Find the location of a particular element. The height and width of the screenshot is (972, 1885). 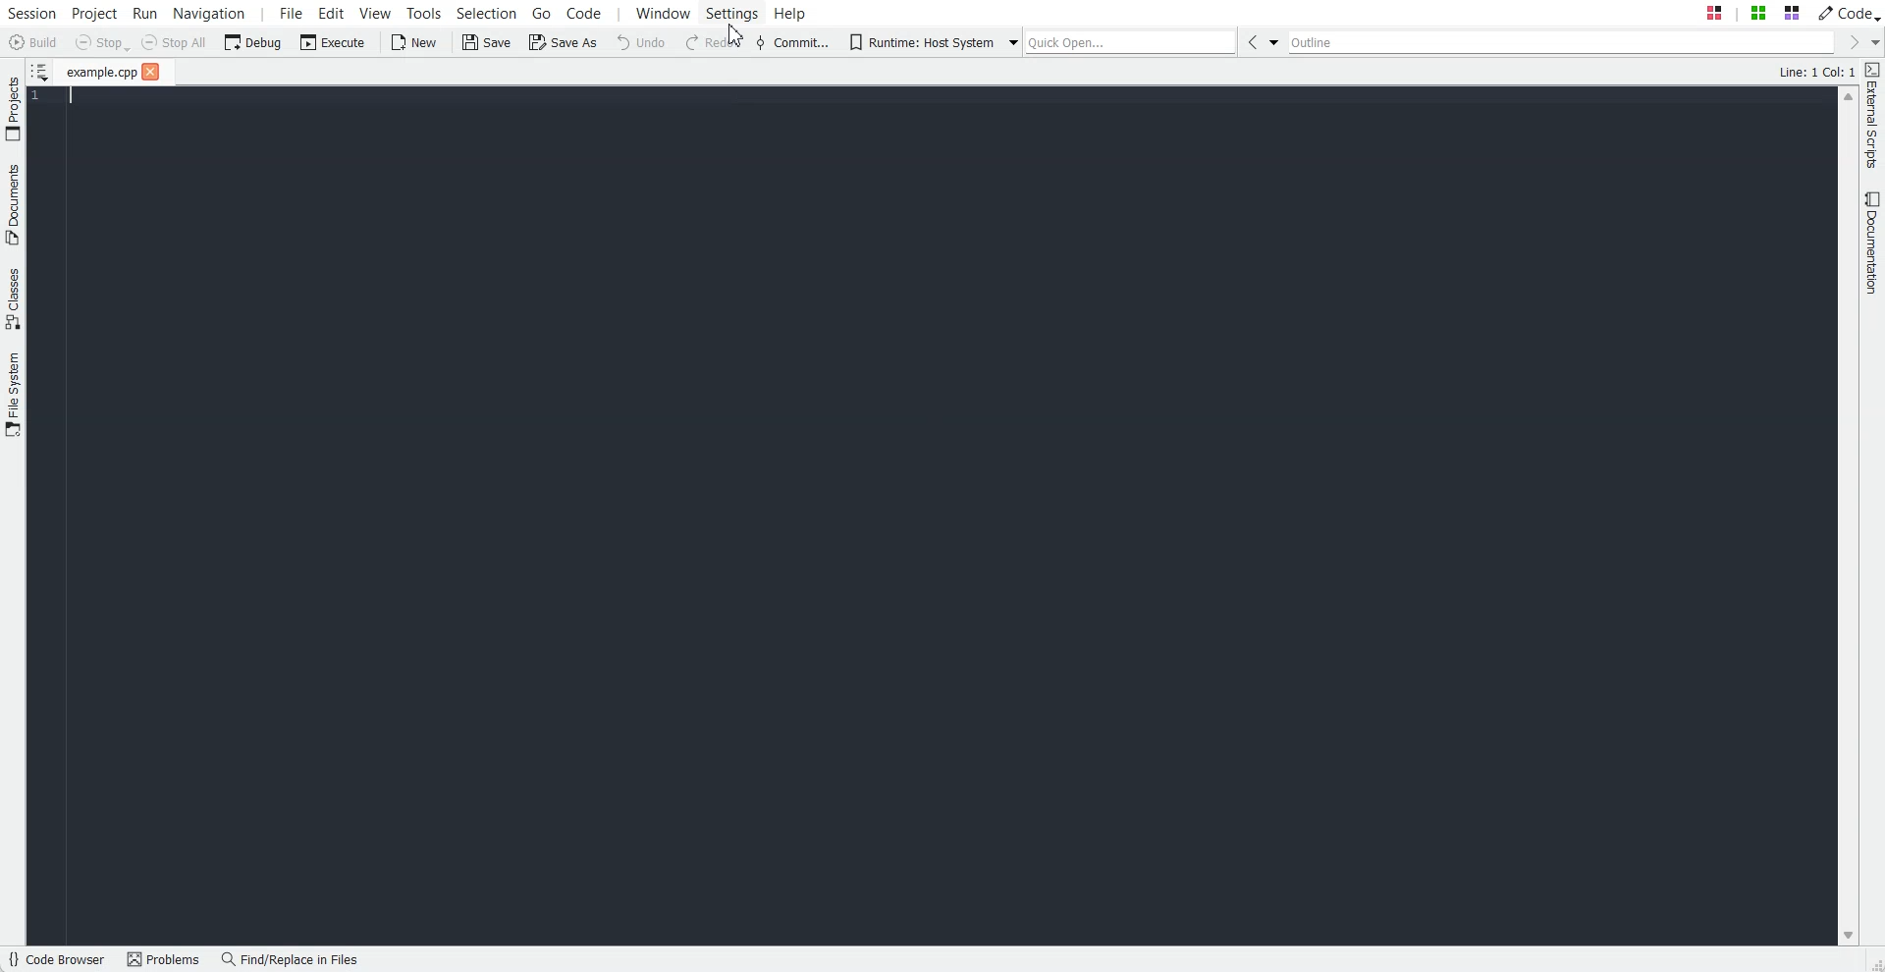

File is located at coordinates (100, 72).